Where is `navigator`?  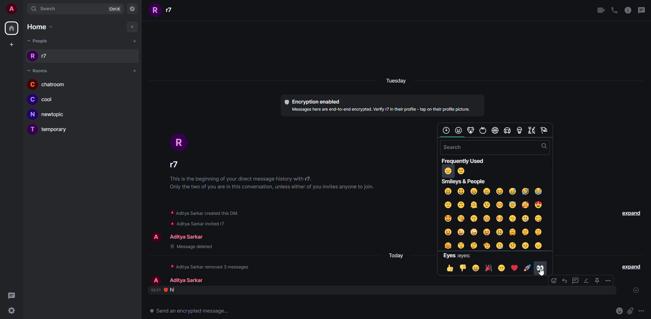 navigator is located at coordinates (134, 9).